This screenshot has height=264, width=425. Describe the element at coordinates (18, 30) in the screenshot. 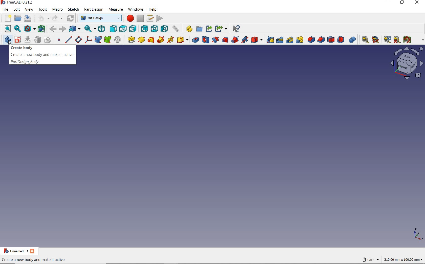

I see `fit selection` at that location.